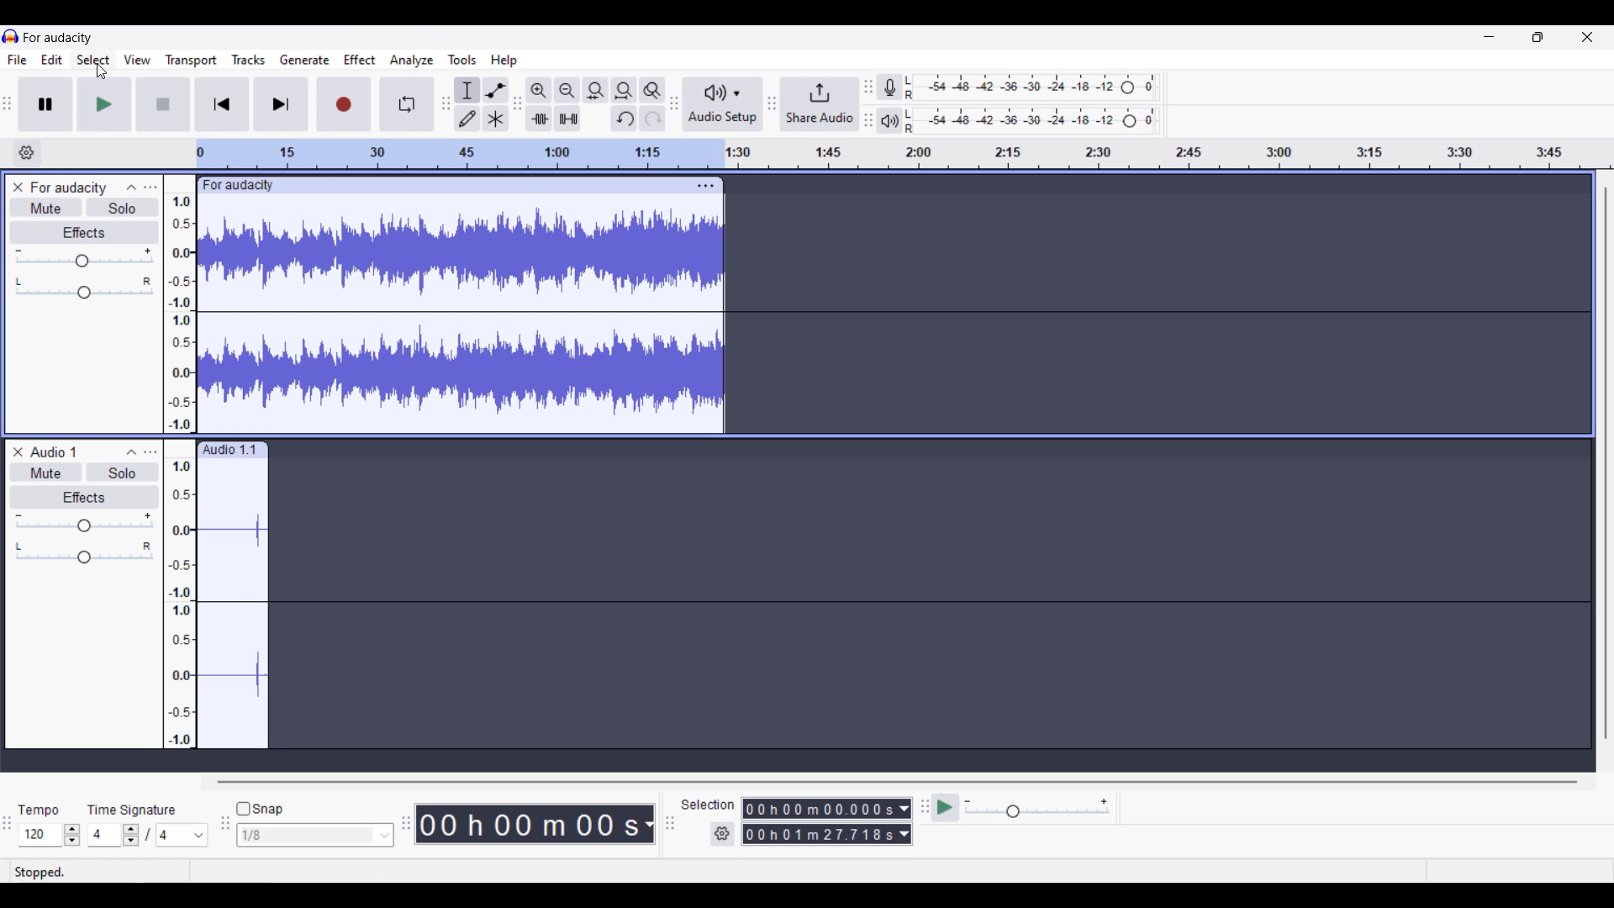 Image resolution: width=1614 pixels, height=908 pixels. What do you see at coordinates (11, 36) in the screenshot?
I see `Software logo` at bounding box center [11, 36].